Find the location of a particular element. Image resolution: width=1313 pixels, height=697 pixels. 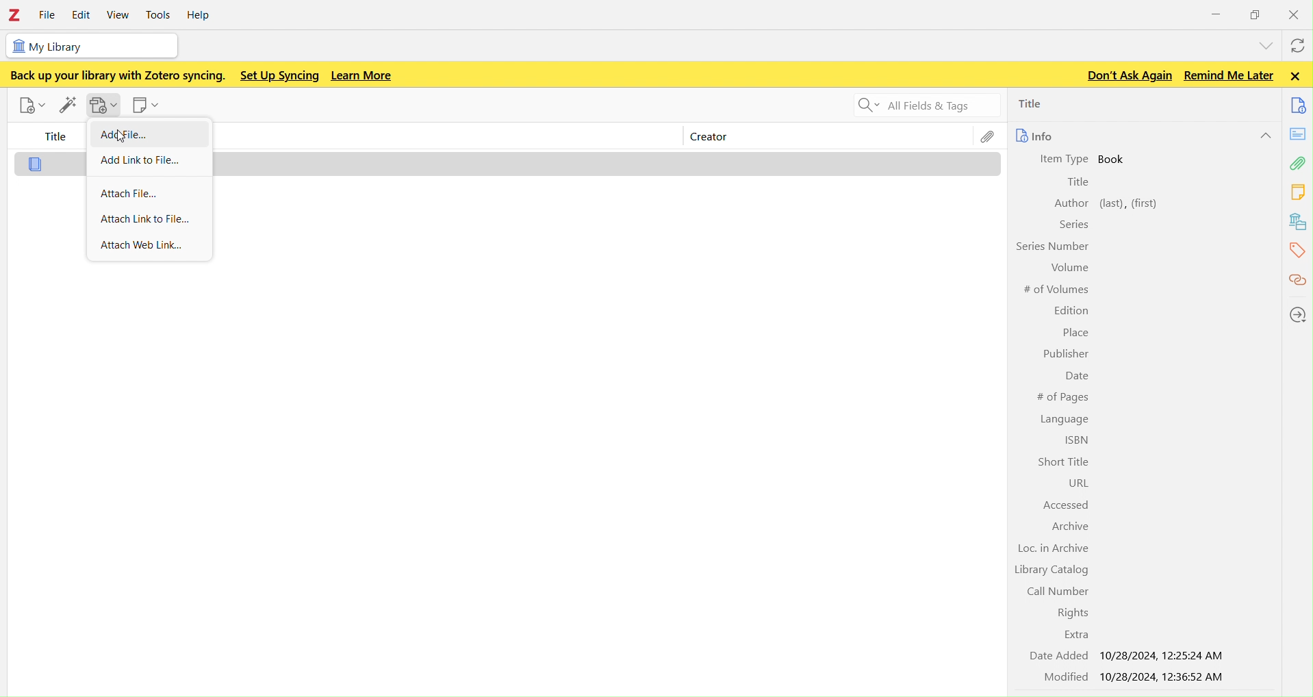

Library Catalog is located at coordinates (1049, 570).